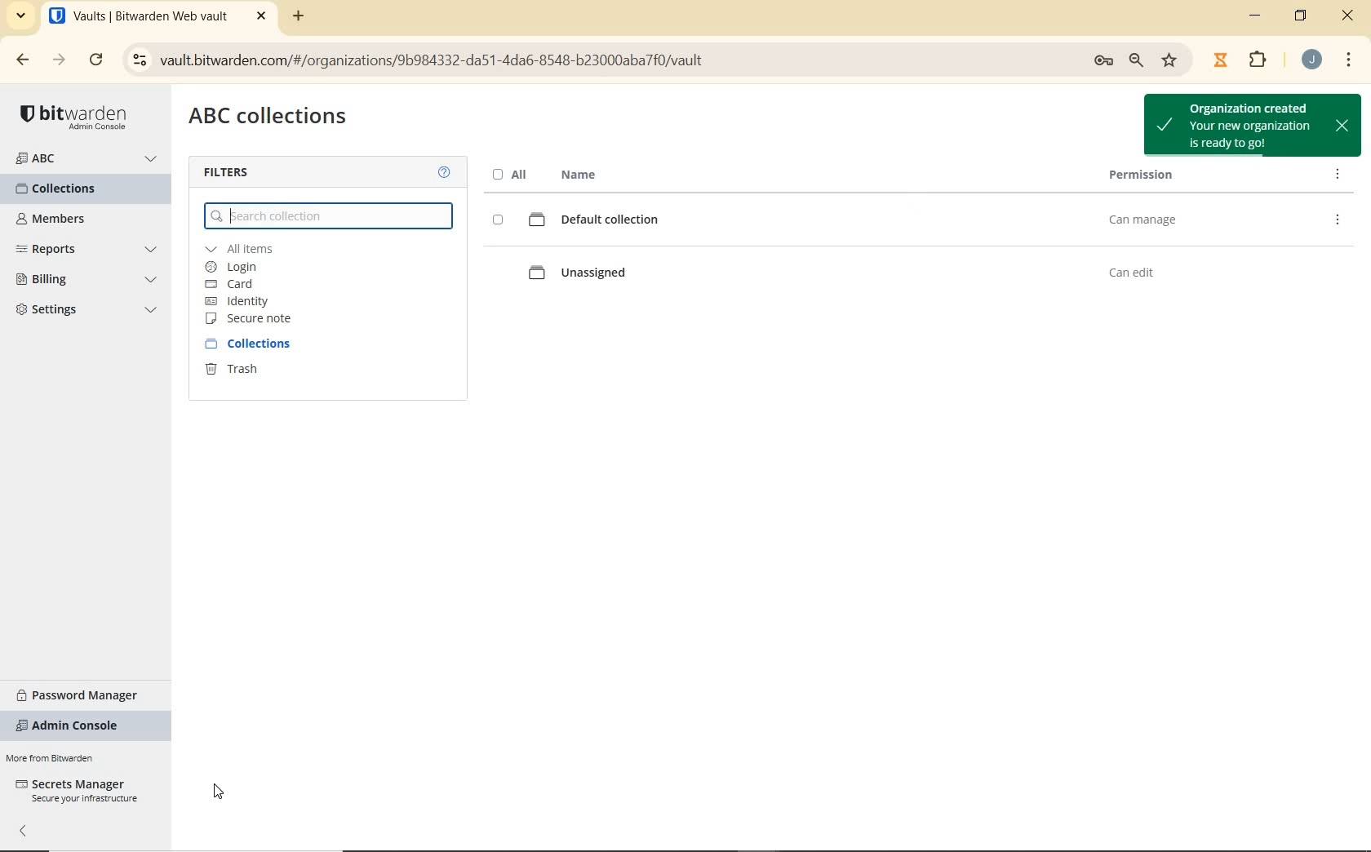 The height and width of the screenshot is (852, 1371). I want to click on FORWARD, so click(59, 61).